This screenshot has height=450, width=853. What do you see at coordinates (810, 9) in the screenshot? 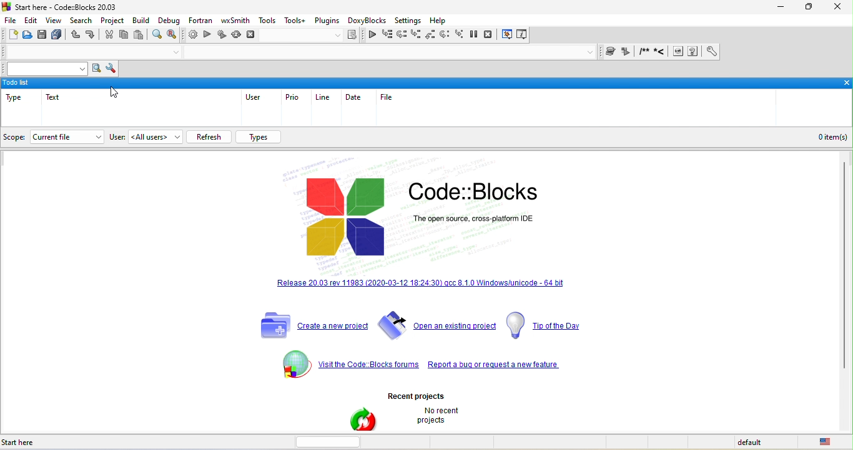
I see `maximize` at bounding box center [810, 9].